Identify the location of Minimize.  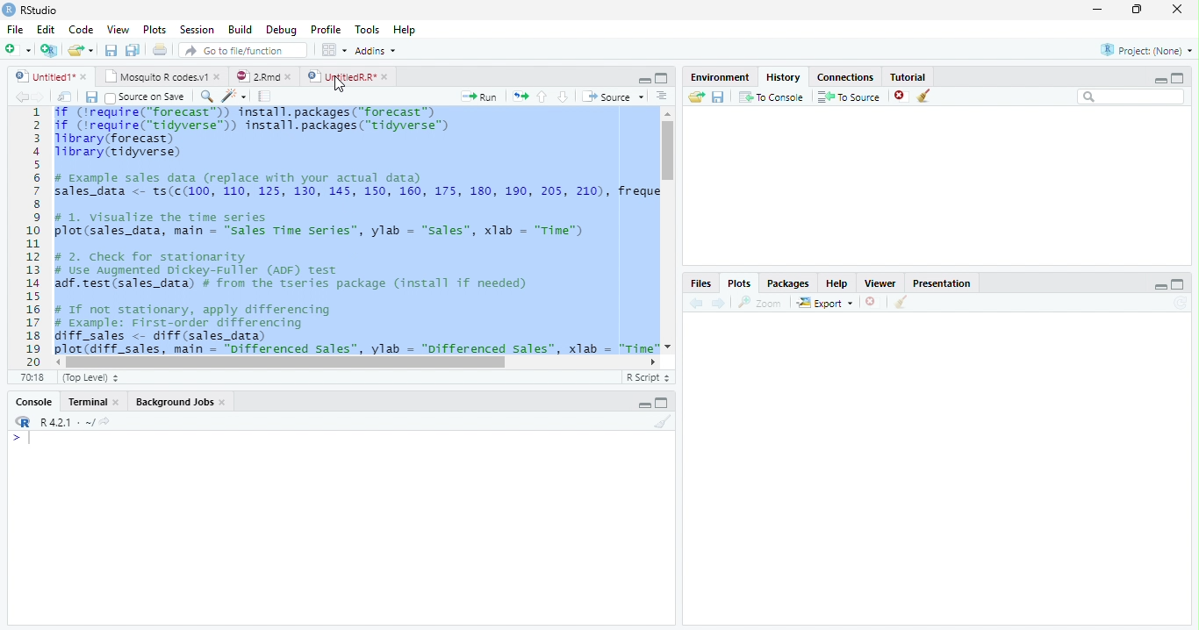
(1099, 9).